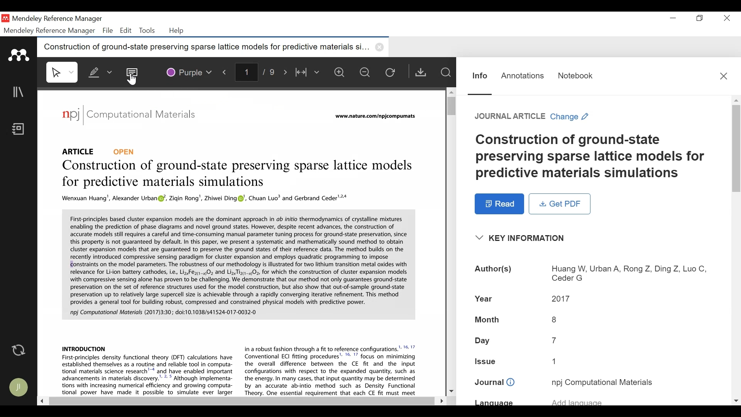 This screenshot has height=417, width=741. What do you see at coordinates (62, 72) in the screenshot?
I see `Select` at bounding box center [62, 72].